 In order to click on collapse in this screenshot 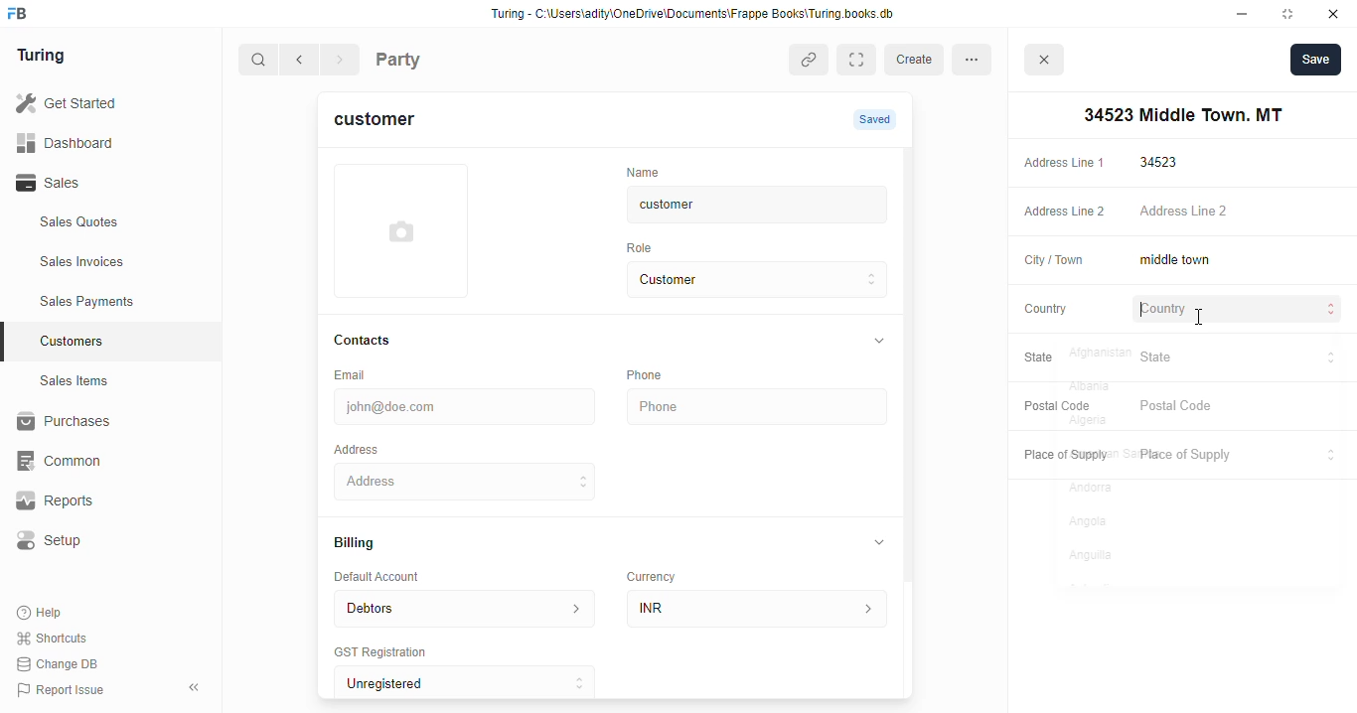, I will do `click(877, 342)`.